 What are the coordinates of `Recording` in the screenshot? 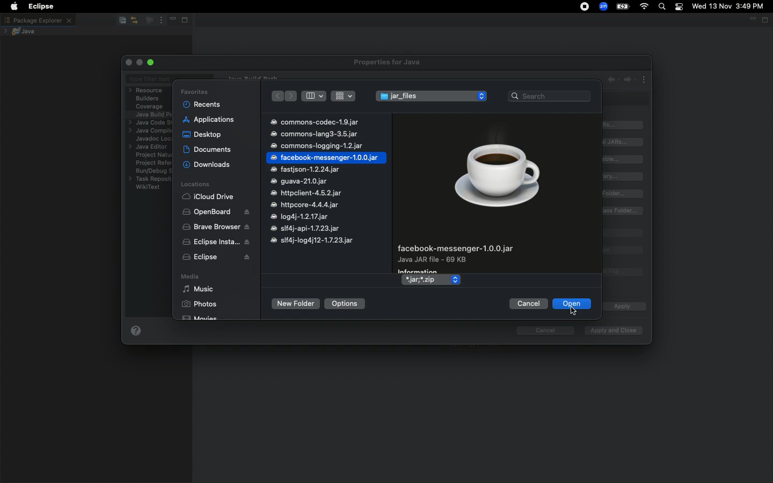 It's located at (585, 8).